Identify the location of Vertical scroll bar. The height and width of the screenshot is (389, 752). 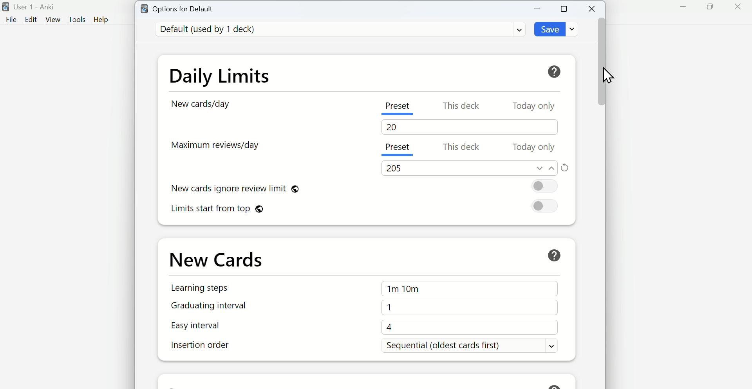
(601, 202).